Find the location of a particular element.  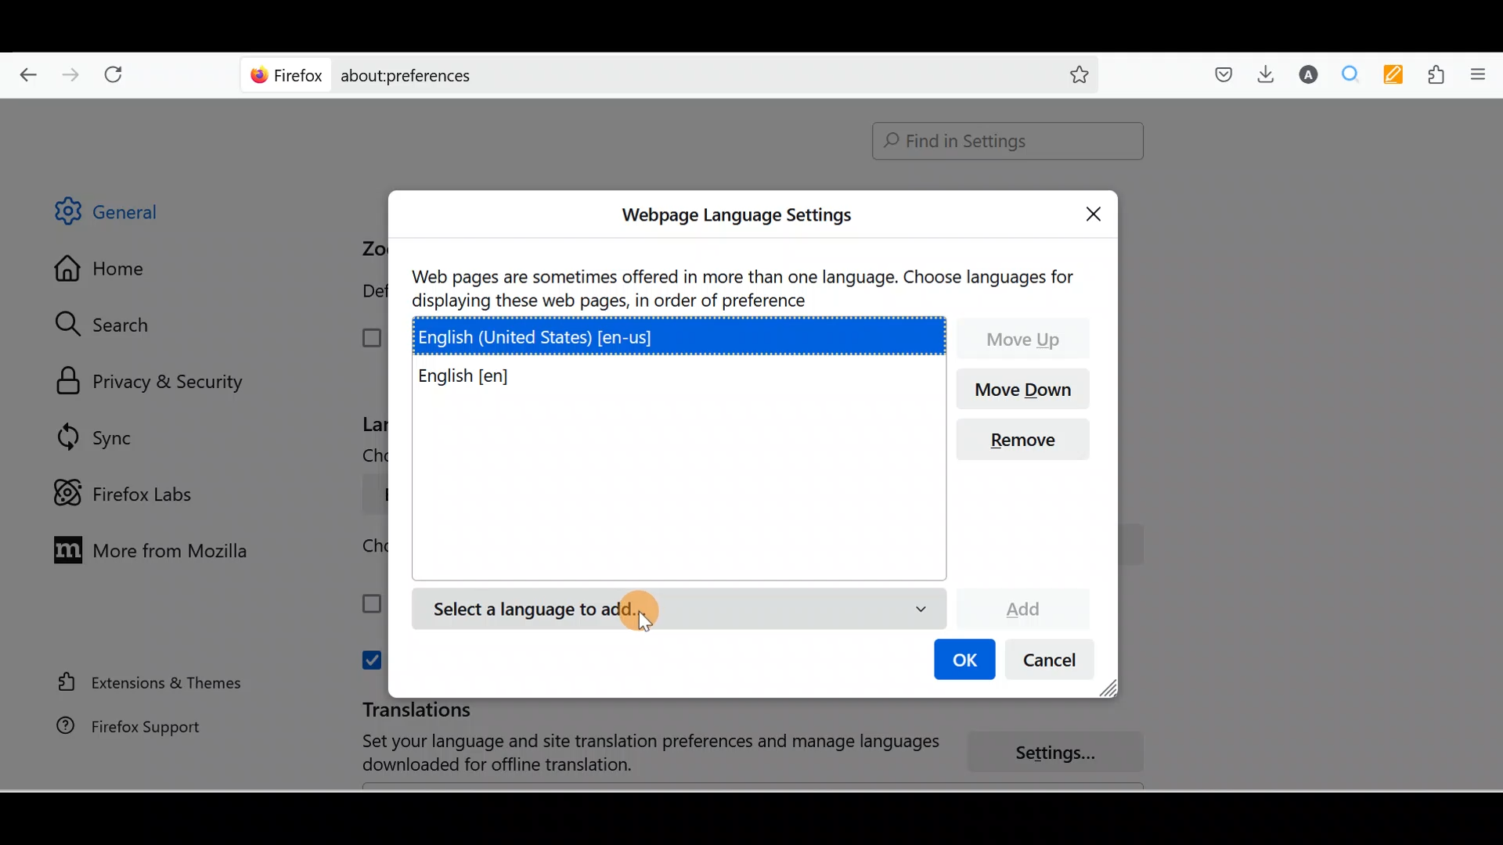

Reload current page is located at coordinates (119, 71).